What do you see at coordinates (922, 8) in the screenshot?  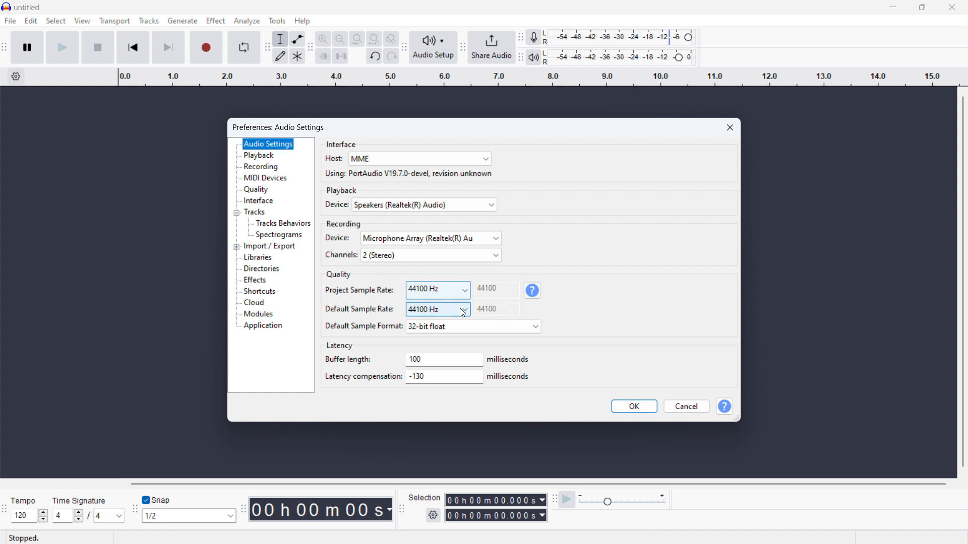 I see `maximize` at bounding box center [922, 8].